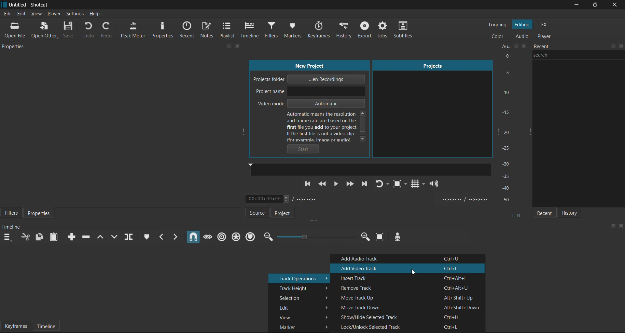 The width and height of the screenshot is (625, 333). What do you see at coordinates (416, 185) in the screenshot?
I see `Grid Display` at bounding box center [416, 185].